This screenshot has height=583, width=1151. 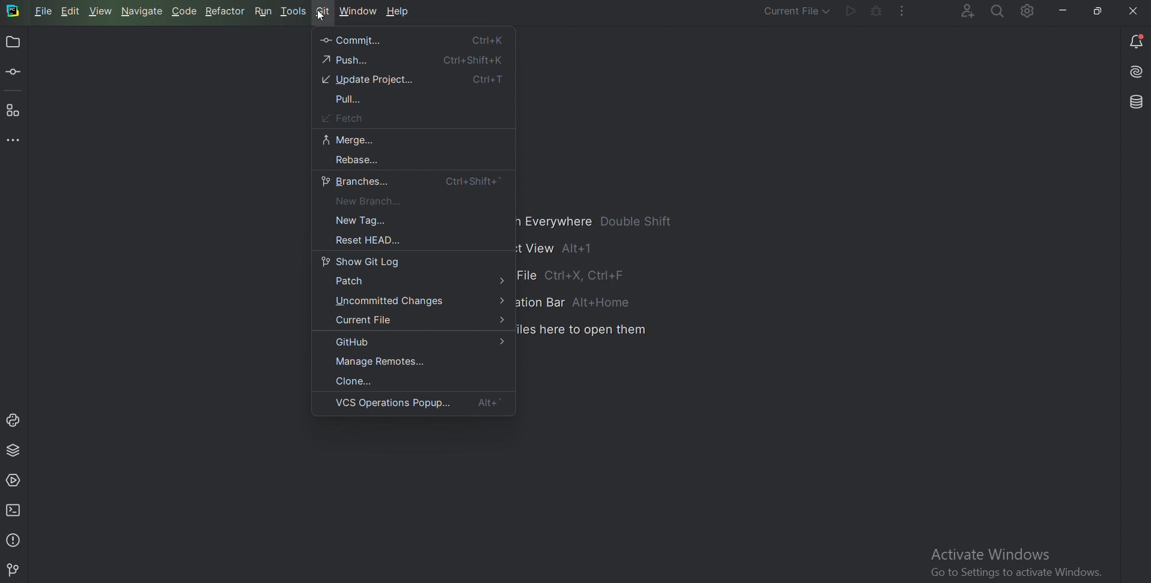 I want to click on Cross, so click(x=1131, y=11).